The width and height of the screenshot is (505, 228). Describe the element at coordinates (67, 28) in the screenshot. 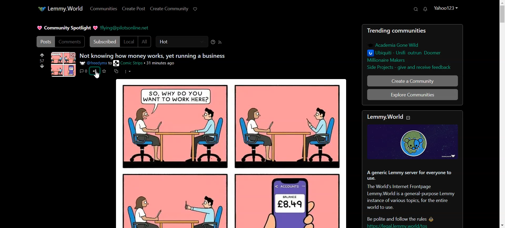

I see `Text` at that location.